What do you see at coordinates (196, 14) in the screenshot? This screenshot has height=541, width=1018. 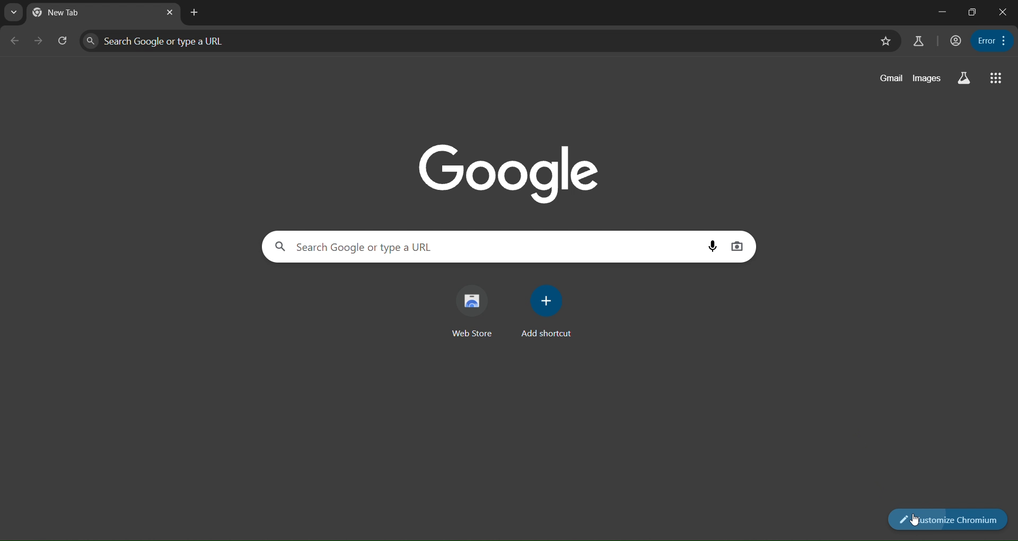 I see `close tab` at bounding box center [196, 14].